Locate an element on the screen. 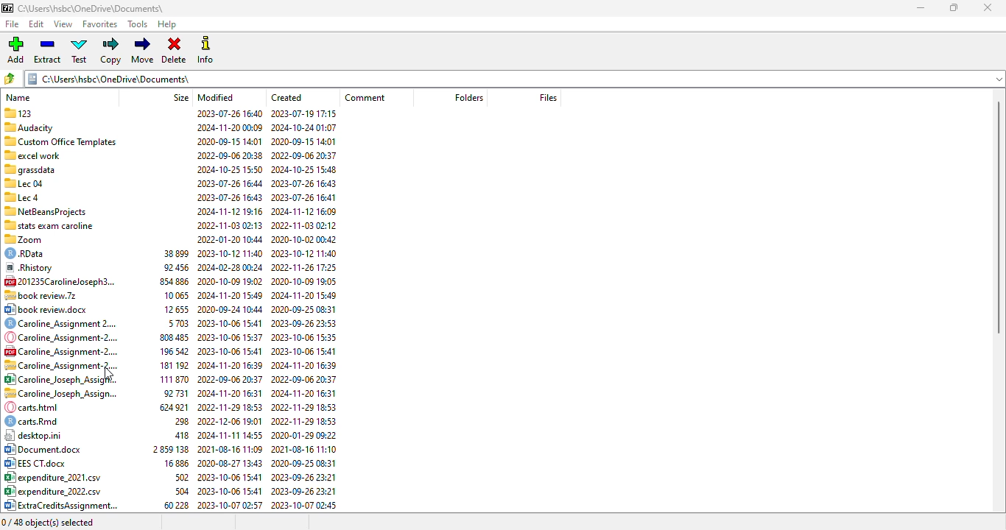 Image resolution: width=1006 pixels, height=530 pixels. 8° expenditure_2022.csv 504 2023-10-06 15:41 2023-09-26 23:21 is located at coordinates (170, 491).